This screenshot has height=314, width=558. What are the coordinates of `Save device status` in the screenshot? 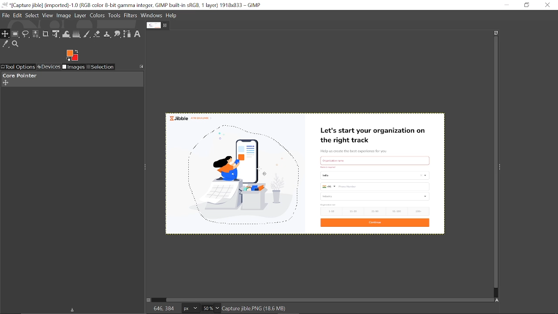 It's located at (74, 311).